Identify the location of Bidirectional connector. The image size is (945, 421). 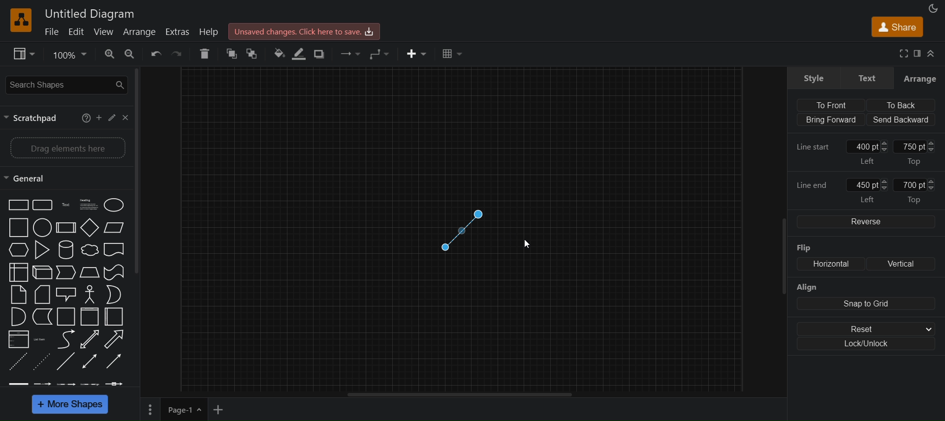
(91, 361).